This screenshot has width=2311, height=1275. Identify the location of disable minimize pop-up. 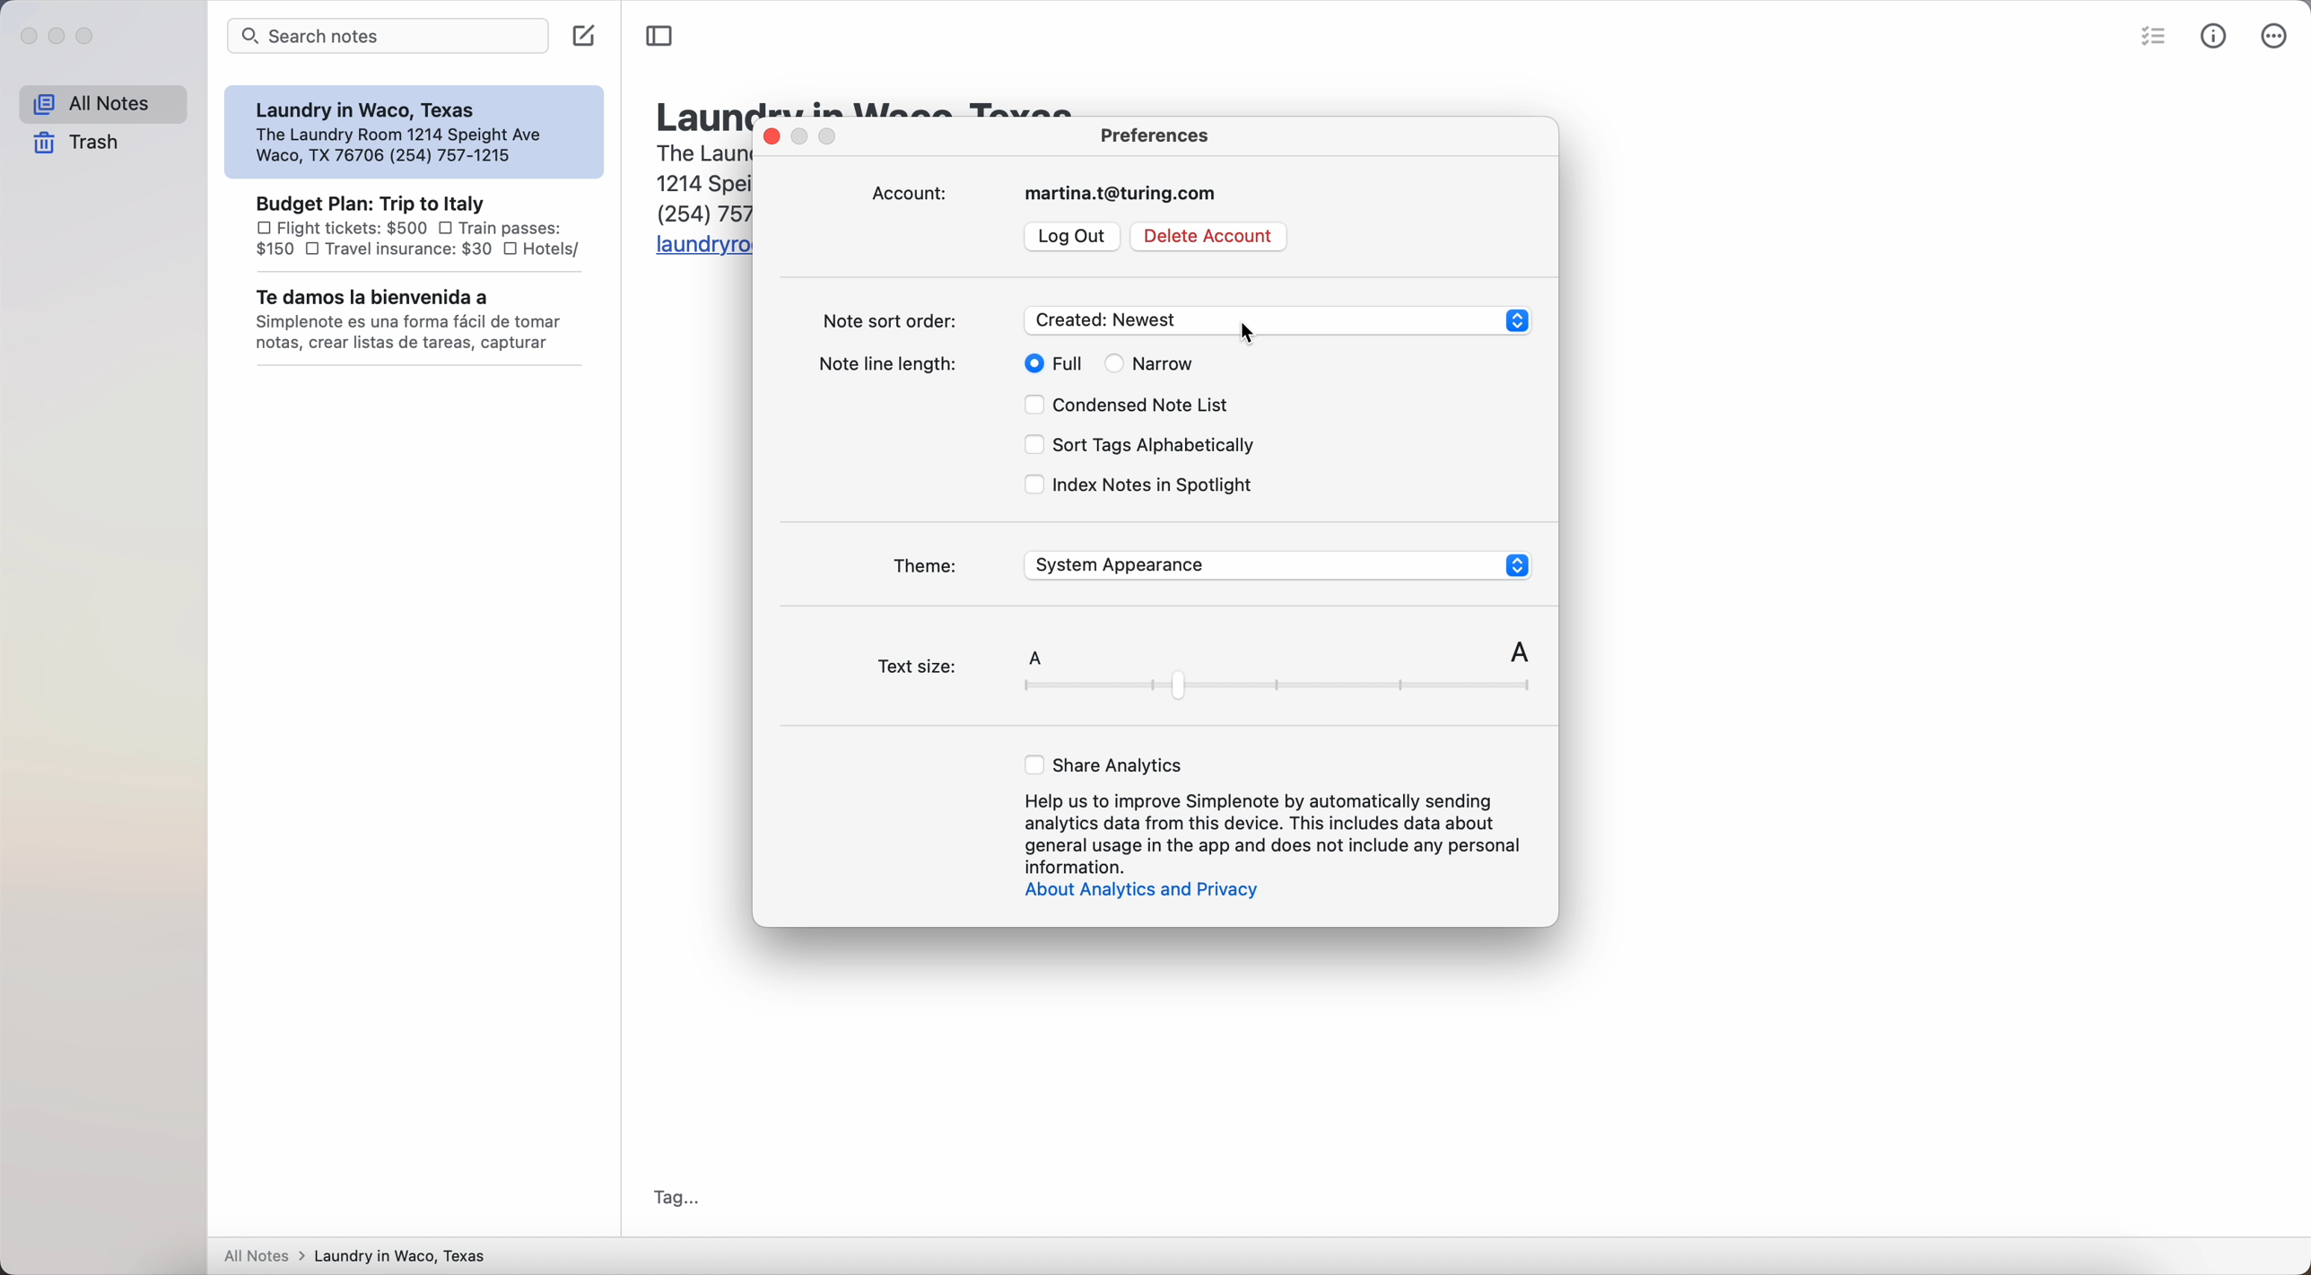
(805, 137).